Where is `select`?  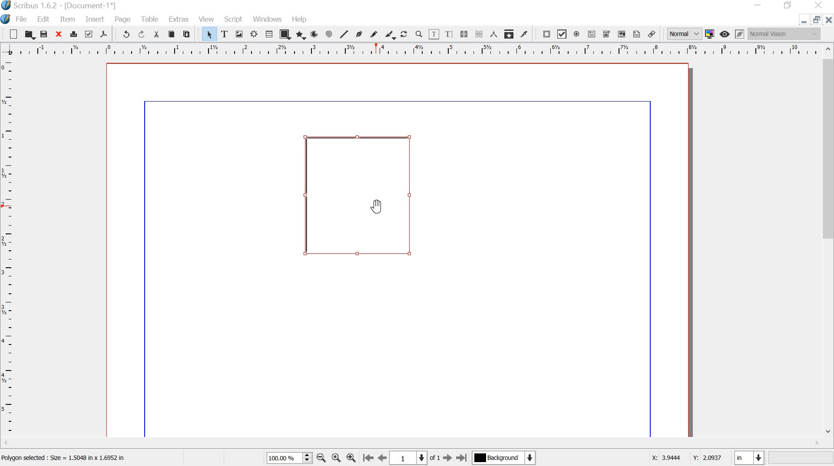
select is located at coordinates (205, 34).